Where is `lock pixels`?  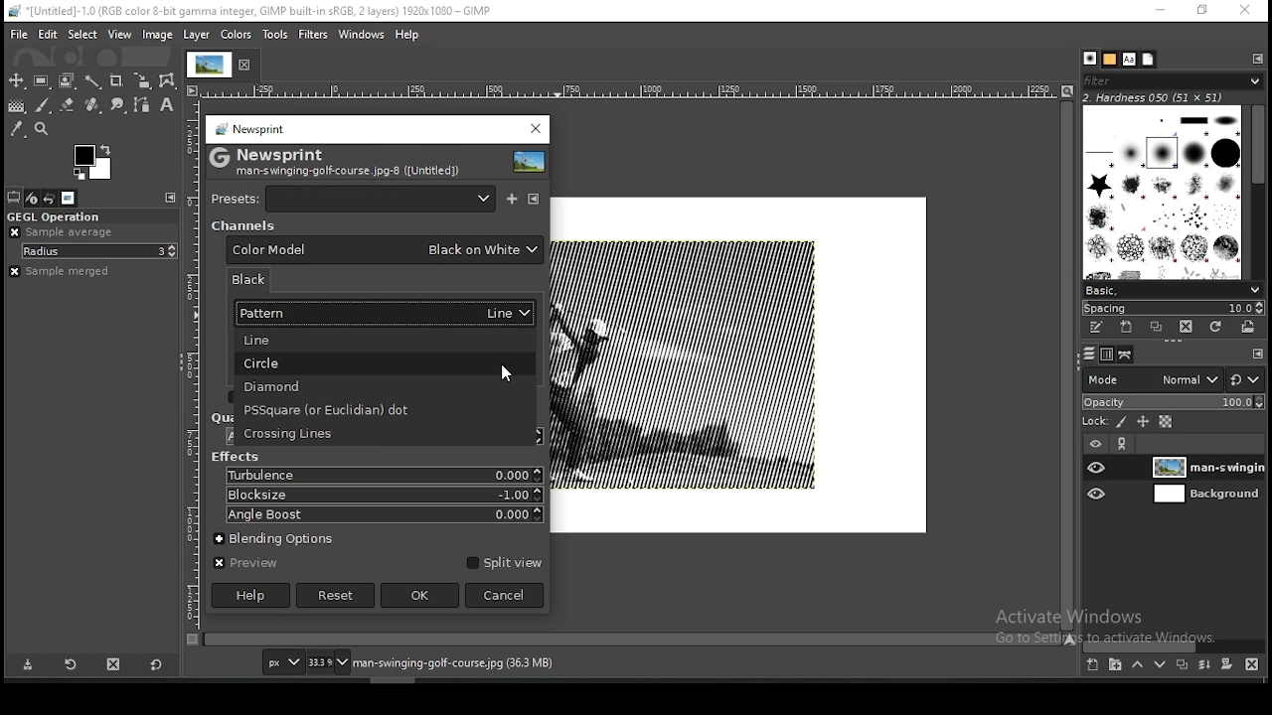
lock pixels is located at coordinates (1119, 422).